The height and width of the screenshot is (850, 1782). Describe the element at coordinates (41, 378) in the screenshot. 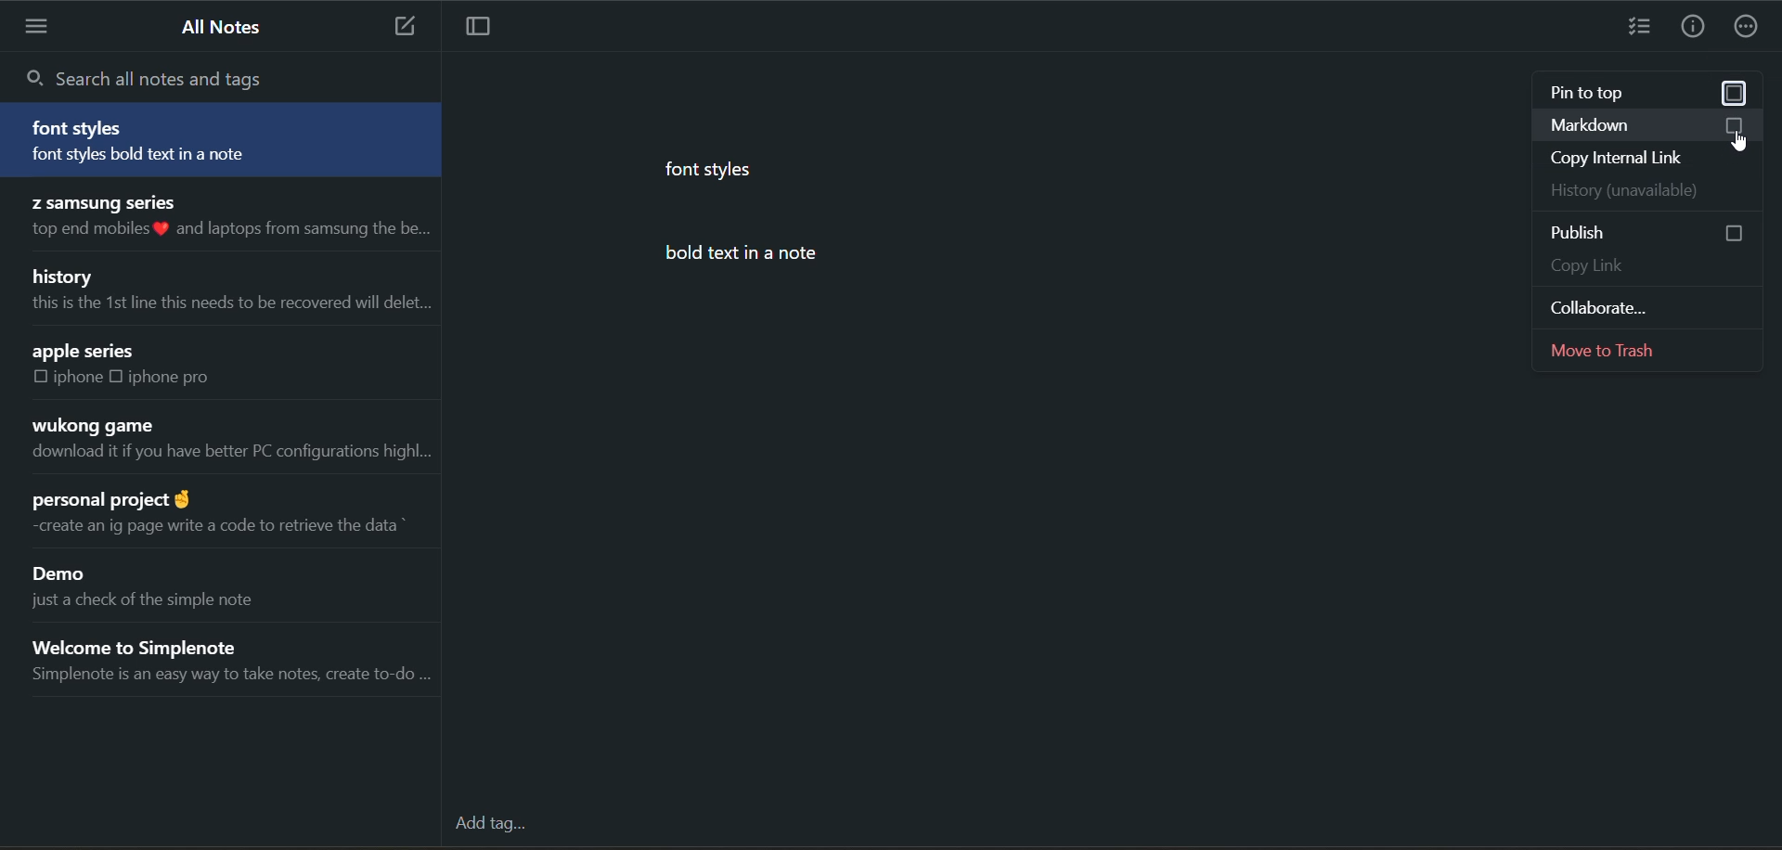

I see `checkbox` at that location.